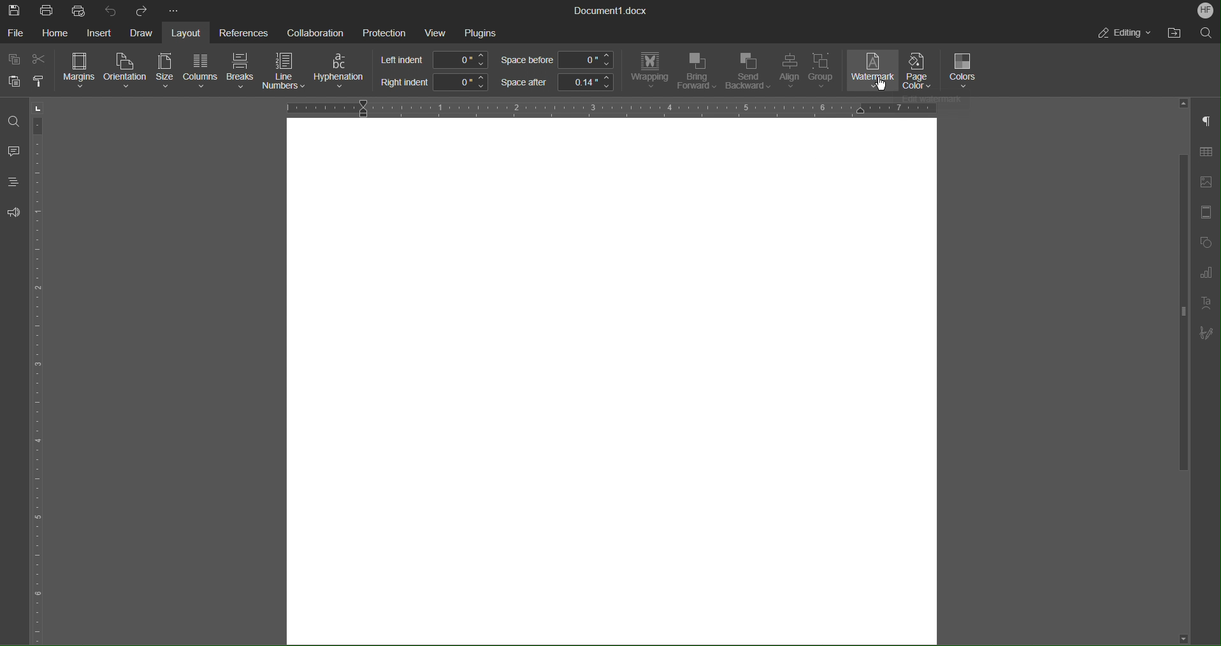 This screenshot has height=646, width=1221. I want to click on Save, so click(15, 10).